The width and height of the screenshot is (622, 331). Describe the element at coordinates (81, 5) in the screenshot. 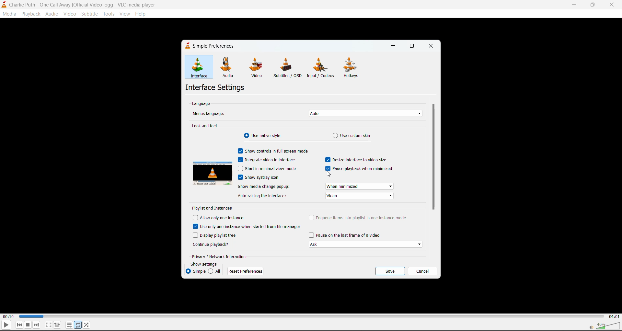

I see `Charlie Puth - One Call Away [Official Video].ogg - VLC media player` at that location.